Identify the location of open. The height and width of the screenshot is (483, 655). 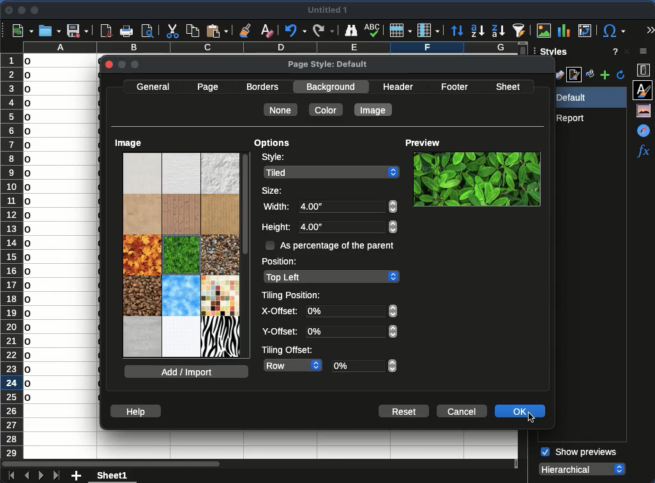
(49, 31).